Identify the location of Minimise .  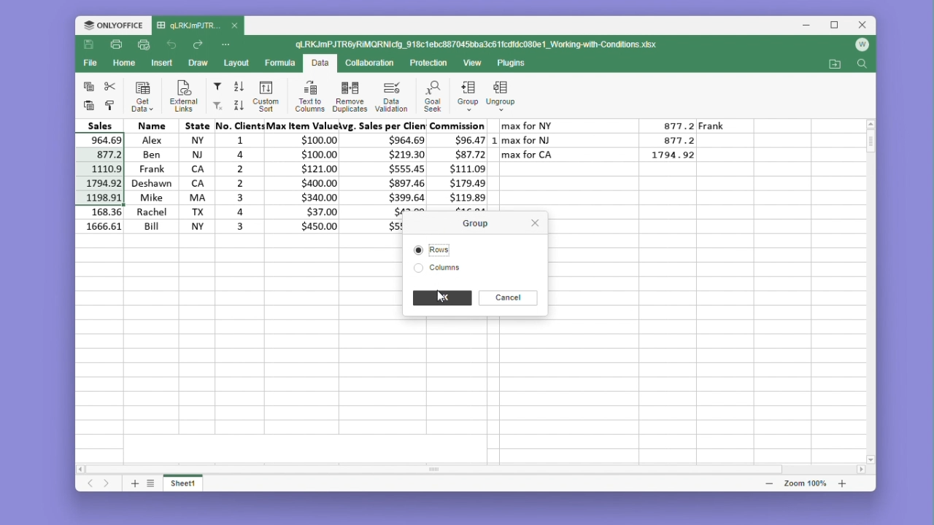
(811, 26).